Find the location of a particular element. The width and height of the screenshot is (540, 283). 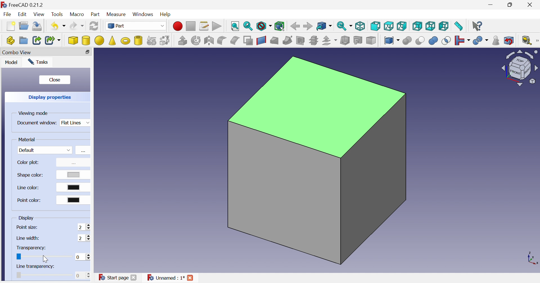

Draw style is located at coordinates (264, 26).